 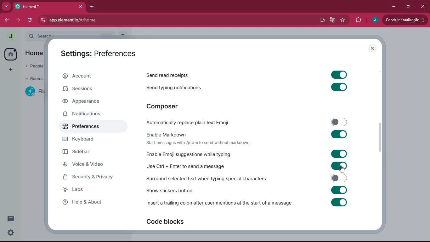 What do you see at coordinates (31, 20) in the screenshot?
I see `refresh` at bounding box center [31, 20].